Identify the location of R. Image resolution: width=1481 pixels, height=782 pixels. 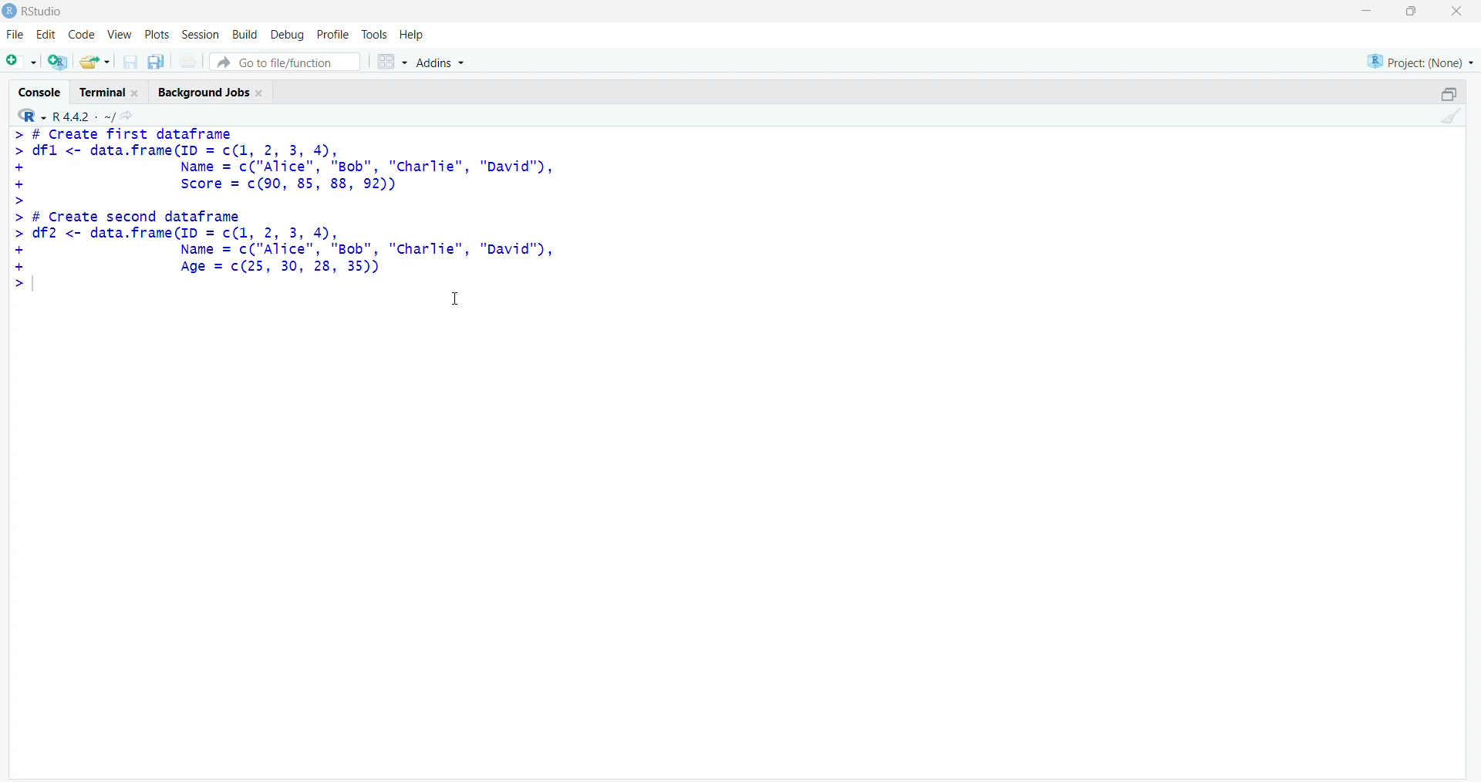
(31, 115).